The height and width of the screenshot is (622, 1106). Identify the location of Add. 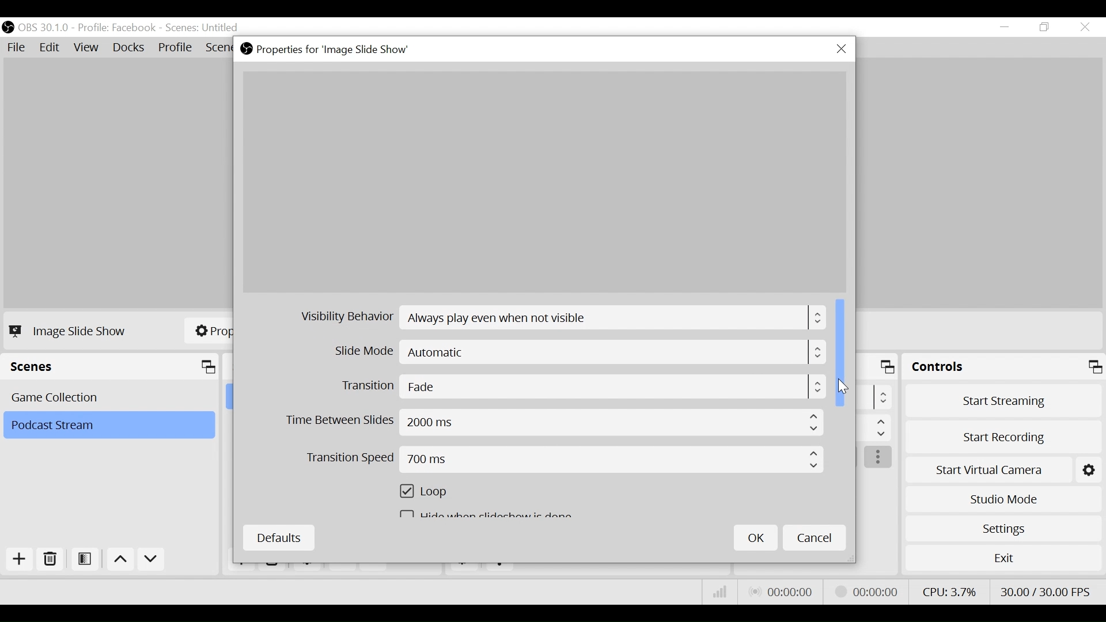
(18, 559).